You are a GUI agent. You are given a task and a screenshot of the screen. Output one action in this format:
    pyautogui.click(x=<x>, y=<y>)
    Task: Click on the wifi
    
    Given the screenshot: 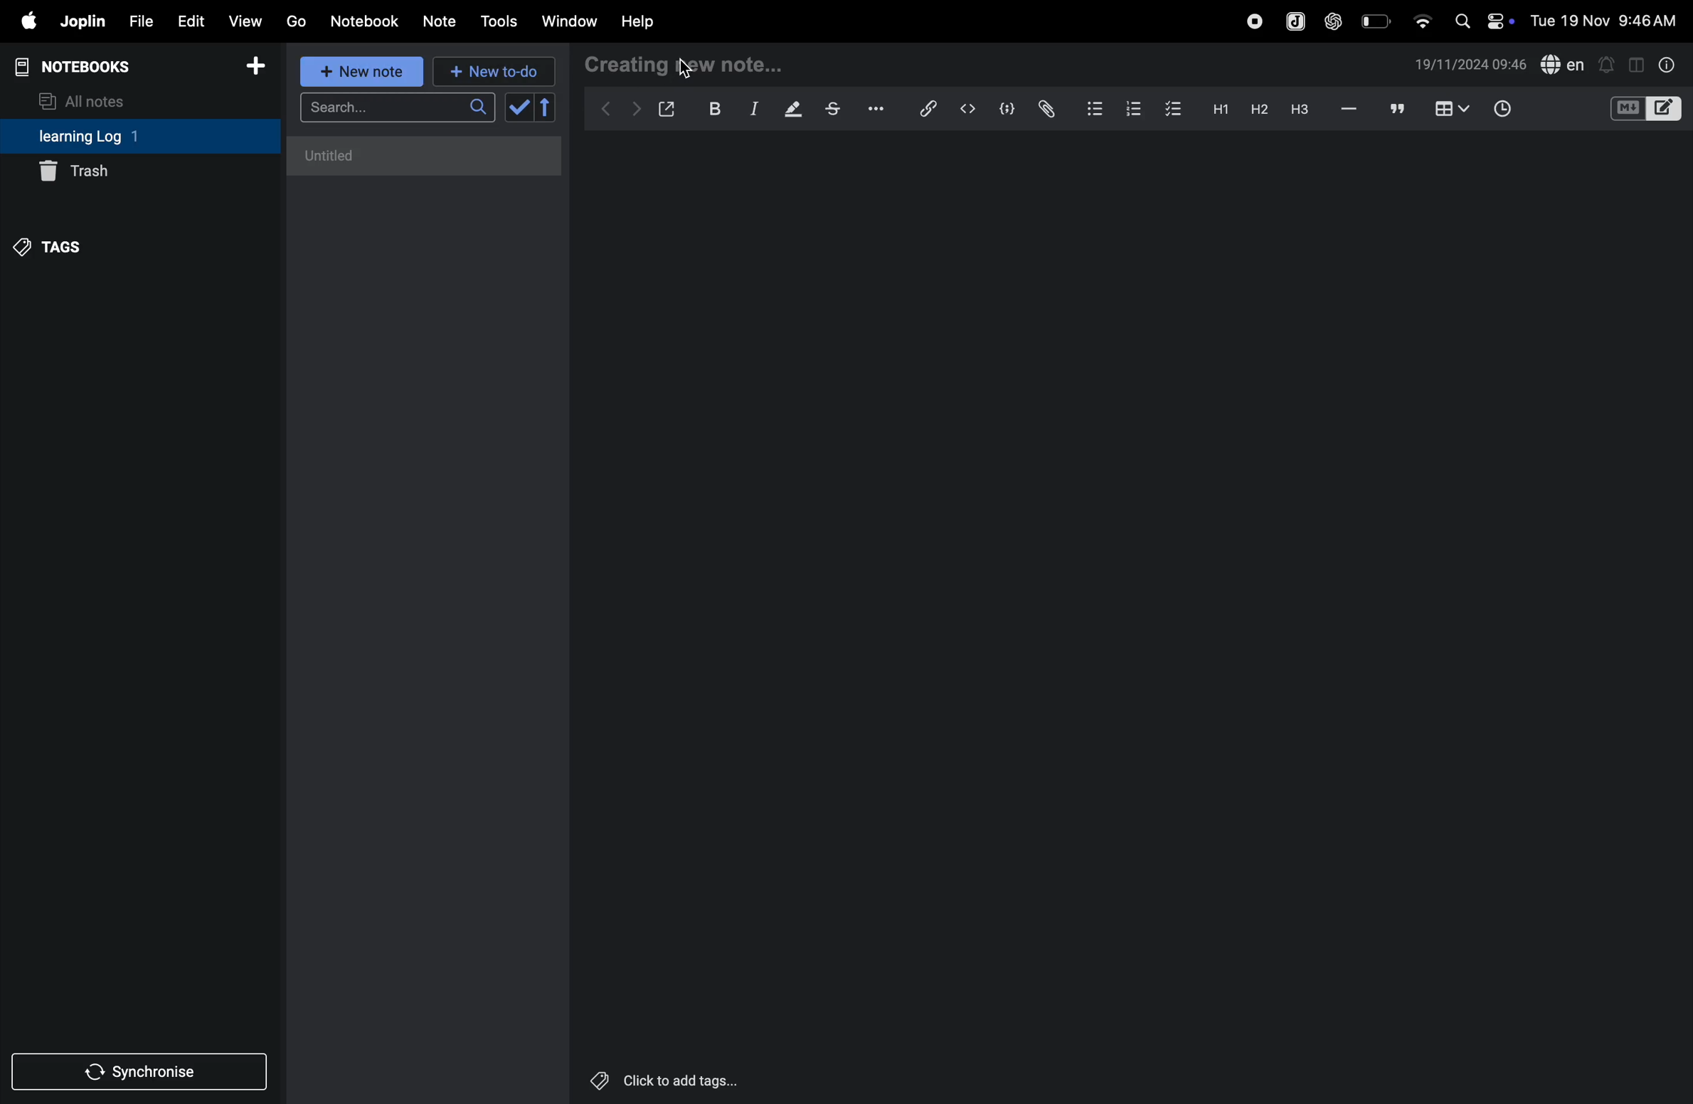 What is the action you would take?
    pyautogui.click(x=1421, y=16)
    